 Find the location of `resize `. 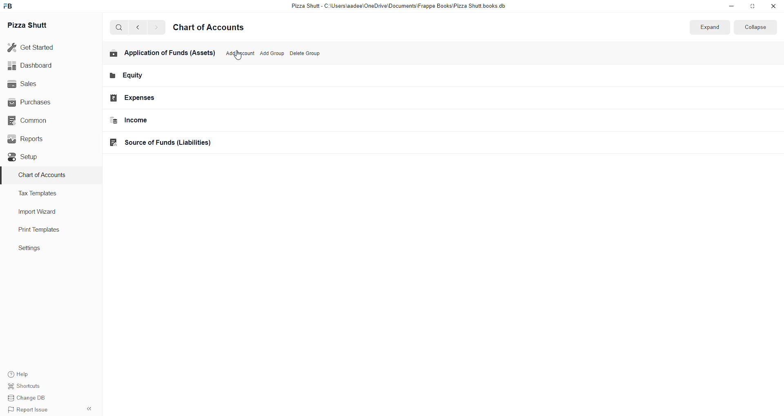

resize  is located at coordinates (753, 7).